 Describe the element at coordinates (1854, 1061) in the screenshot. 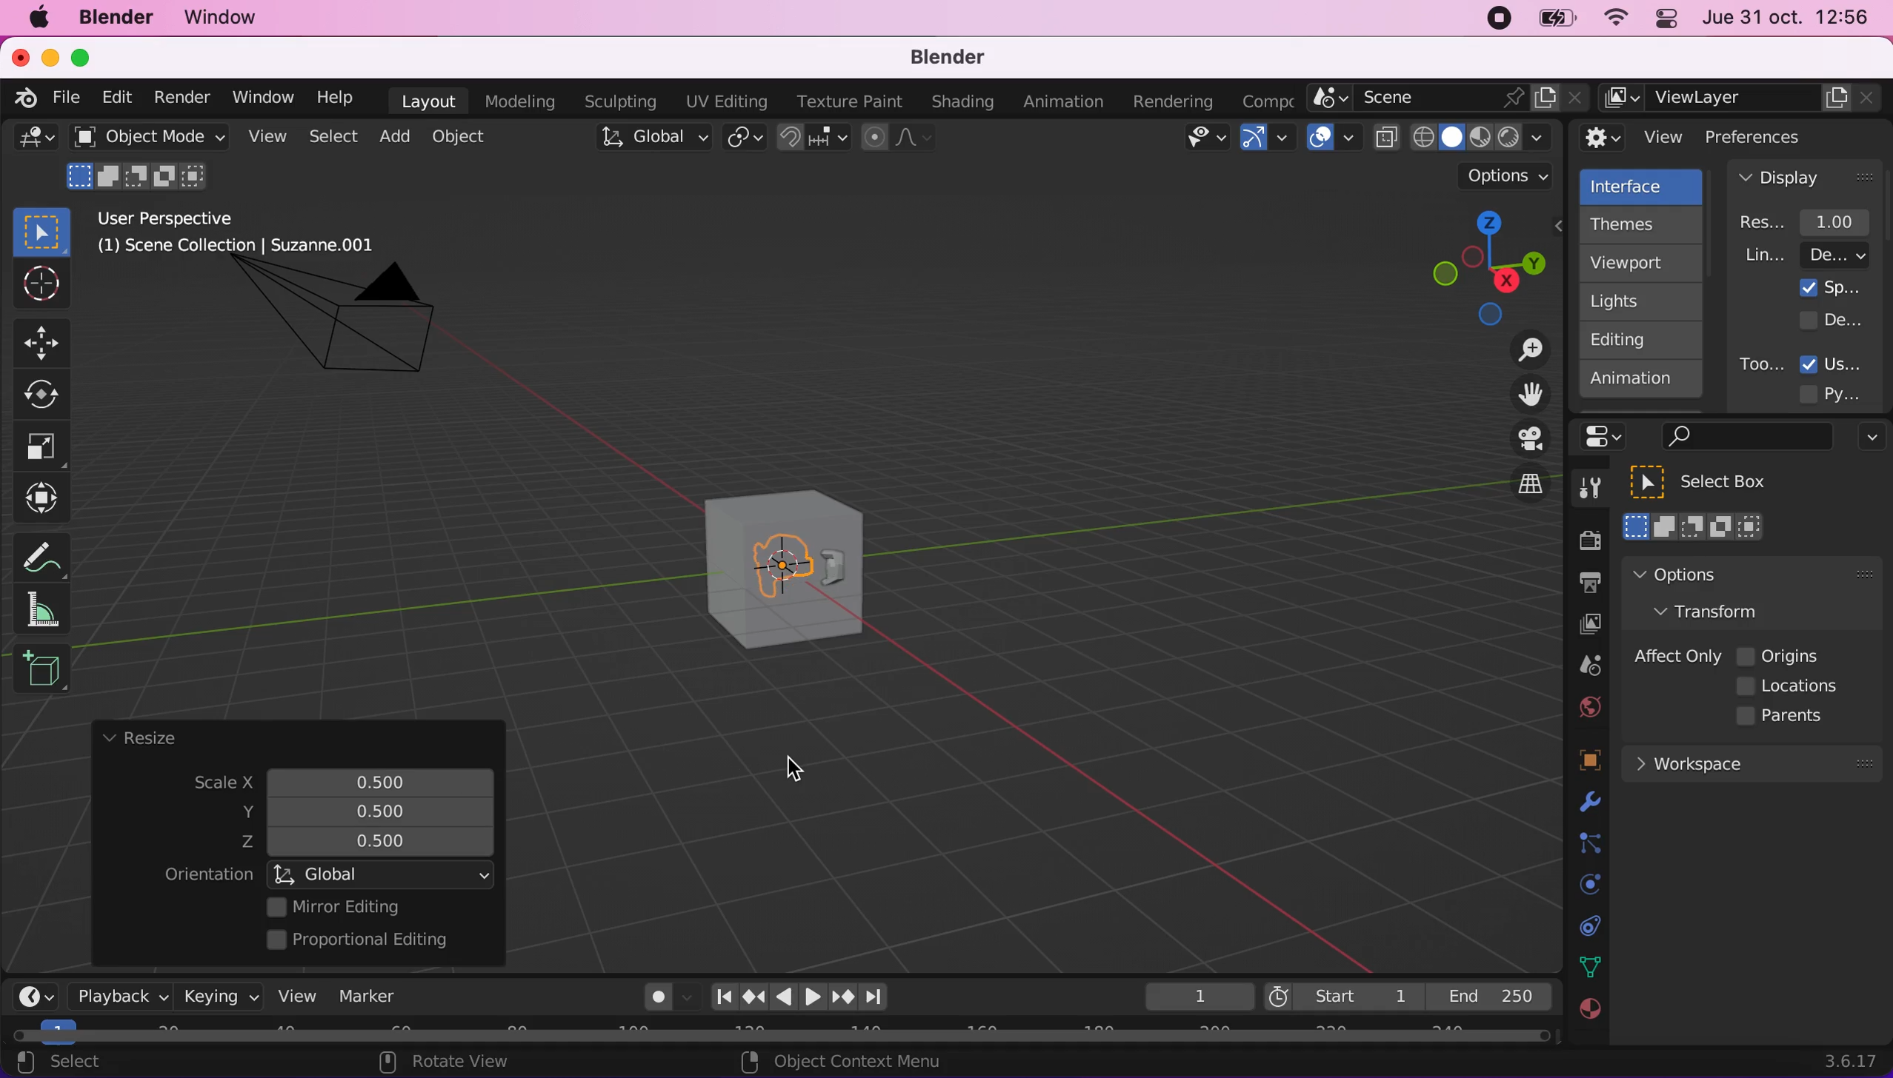

I see `3.6.17` at that location.